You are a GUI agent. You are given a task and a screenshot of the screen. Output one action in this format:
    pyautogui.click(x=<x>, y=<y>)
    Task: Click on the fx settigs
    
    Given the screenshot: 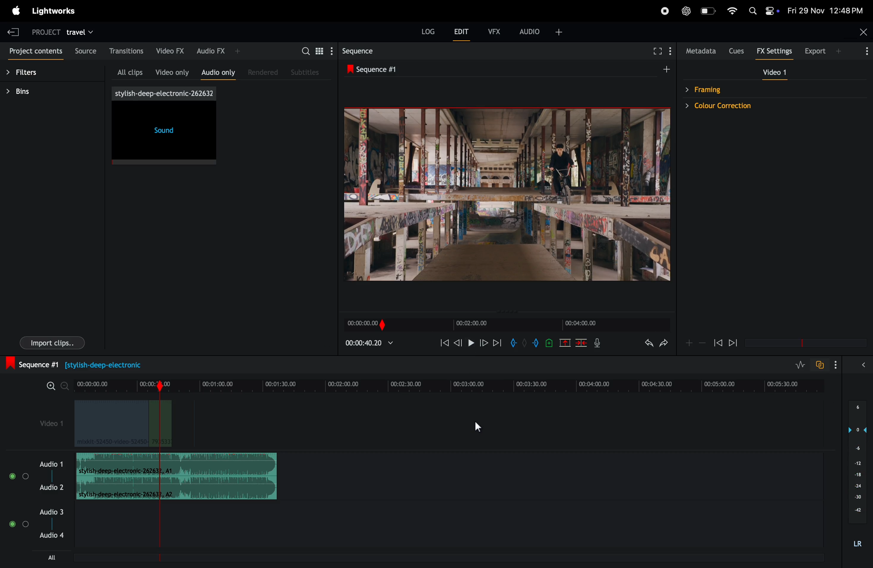 What is the action you would take?
    pyautogui.click(x=775, y=51)
    